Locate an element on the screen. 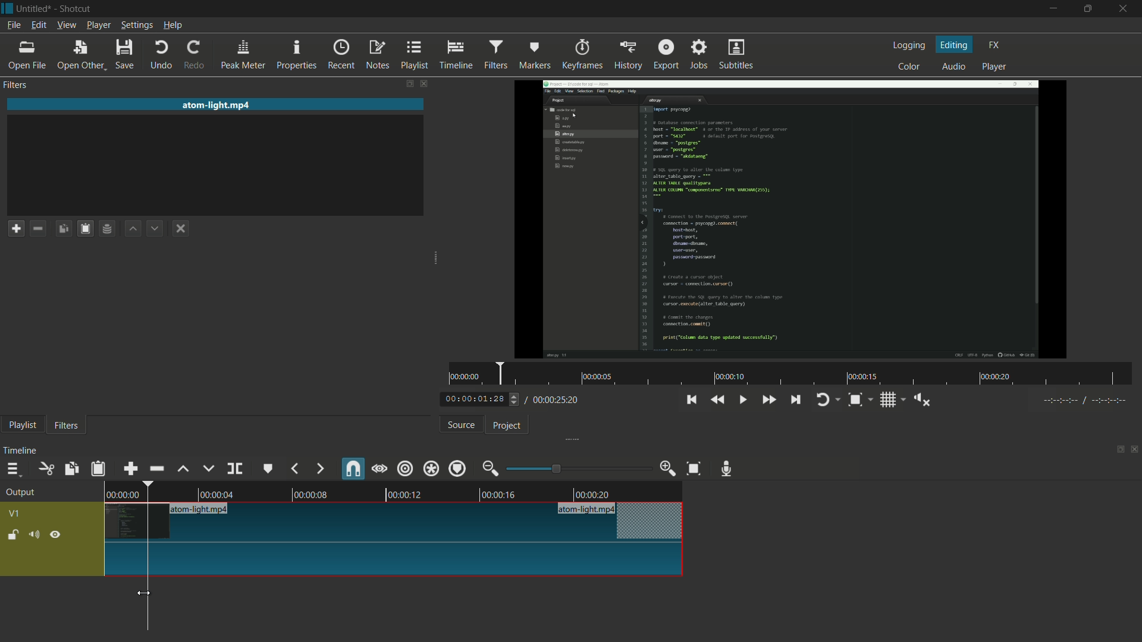 Image resolution: width=1142 pixels, height=642 pixels. skip to the previous point is located at coordinates (691, 400).